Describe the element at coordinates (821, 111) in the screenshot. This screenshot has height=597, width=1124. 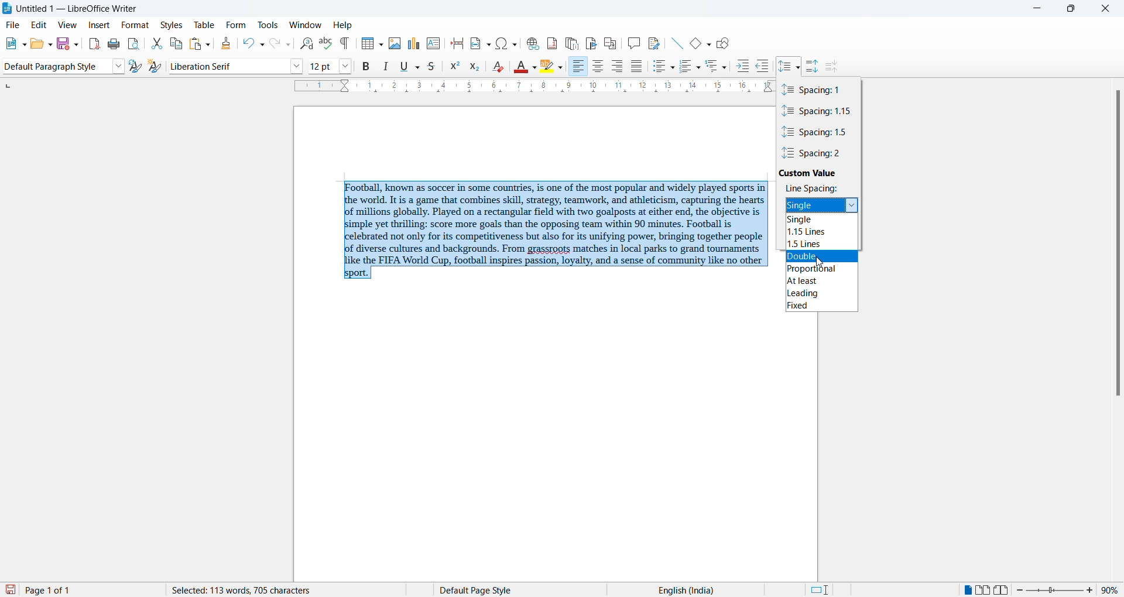
I see `spacing value 1.1.5` at that location.